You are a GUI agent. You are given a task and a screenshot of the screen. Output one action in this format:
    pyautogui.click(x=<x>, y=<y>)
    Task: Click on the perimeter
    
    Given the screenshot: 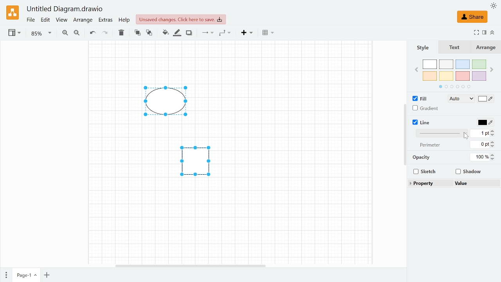 What is the action you would take?
    pyautogui.click(x=430, y=145)
    